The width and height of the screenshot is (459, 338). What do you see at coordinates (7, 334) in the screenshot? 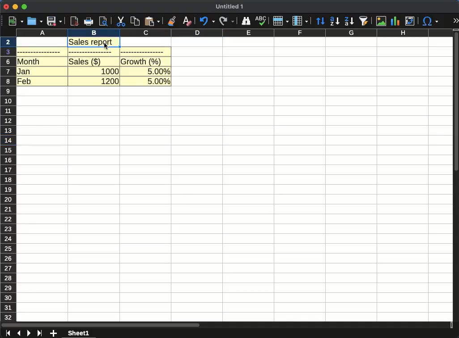
I see `first sheet` at bounding box center [7, 334].